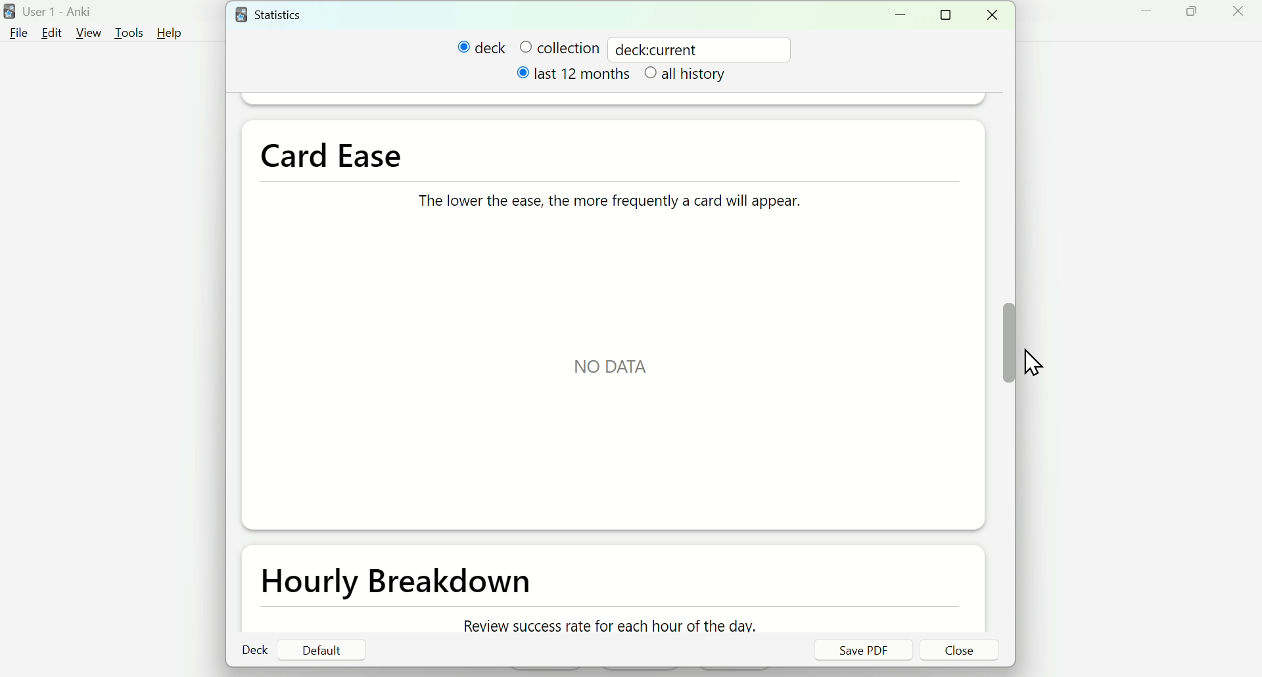 The image size is (1262, 677). What do you see at coordinates (905, 14) in the screenshot?
I see `Mininize` at bounding box center [905, 14].